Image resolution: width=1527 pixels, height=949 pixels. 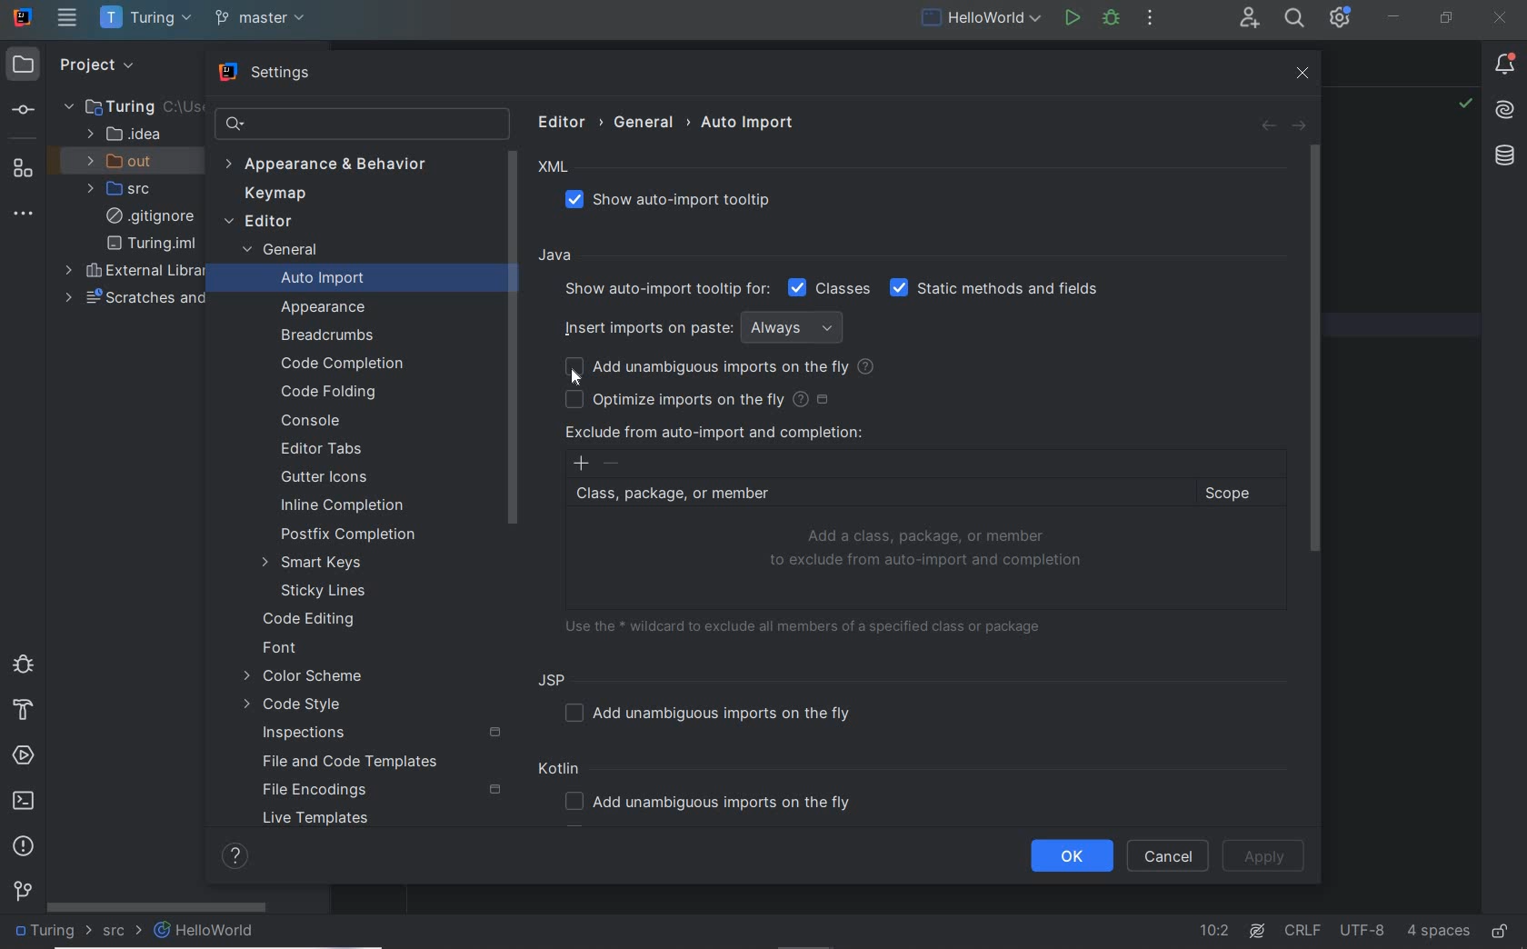 I want to click on EDITOR TABS, so click(x=327, y=450).